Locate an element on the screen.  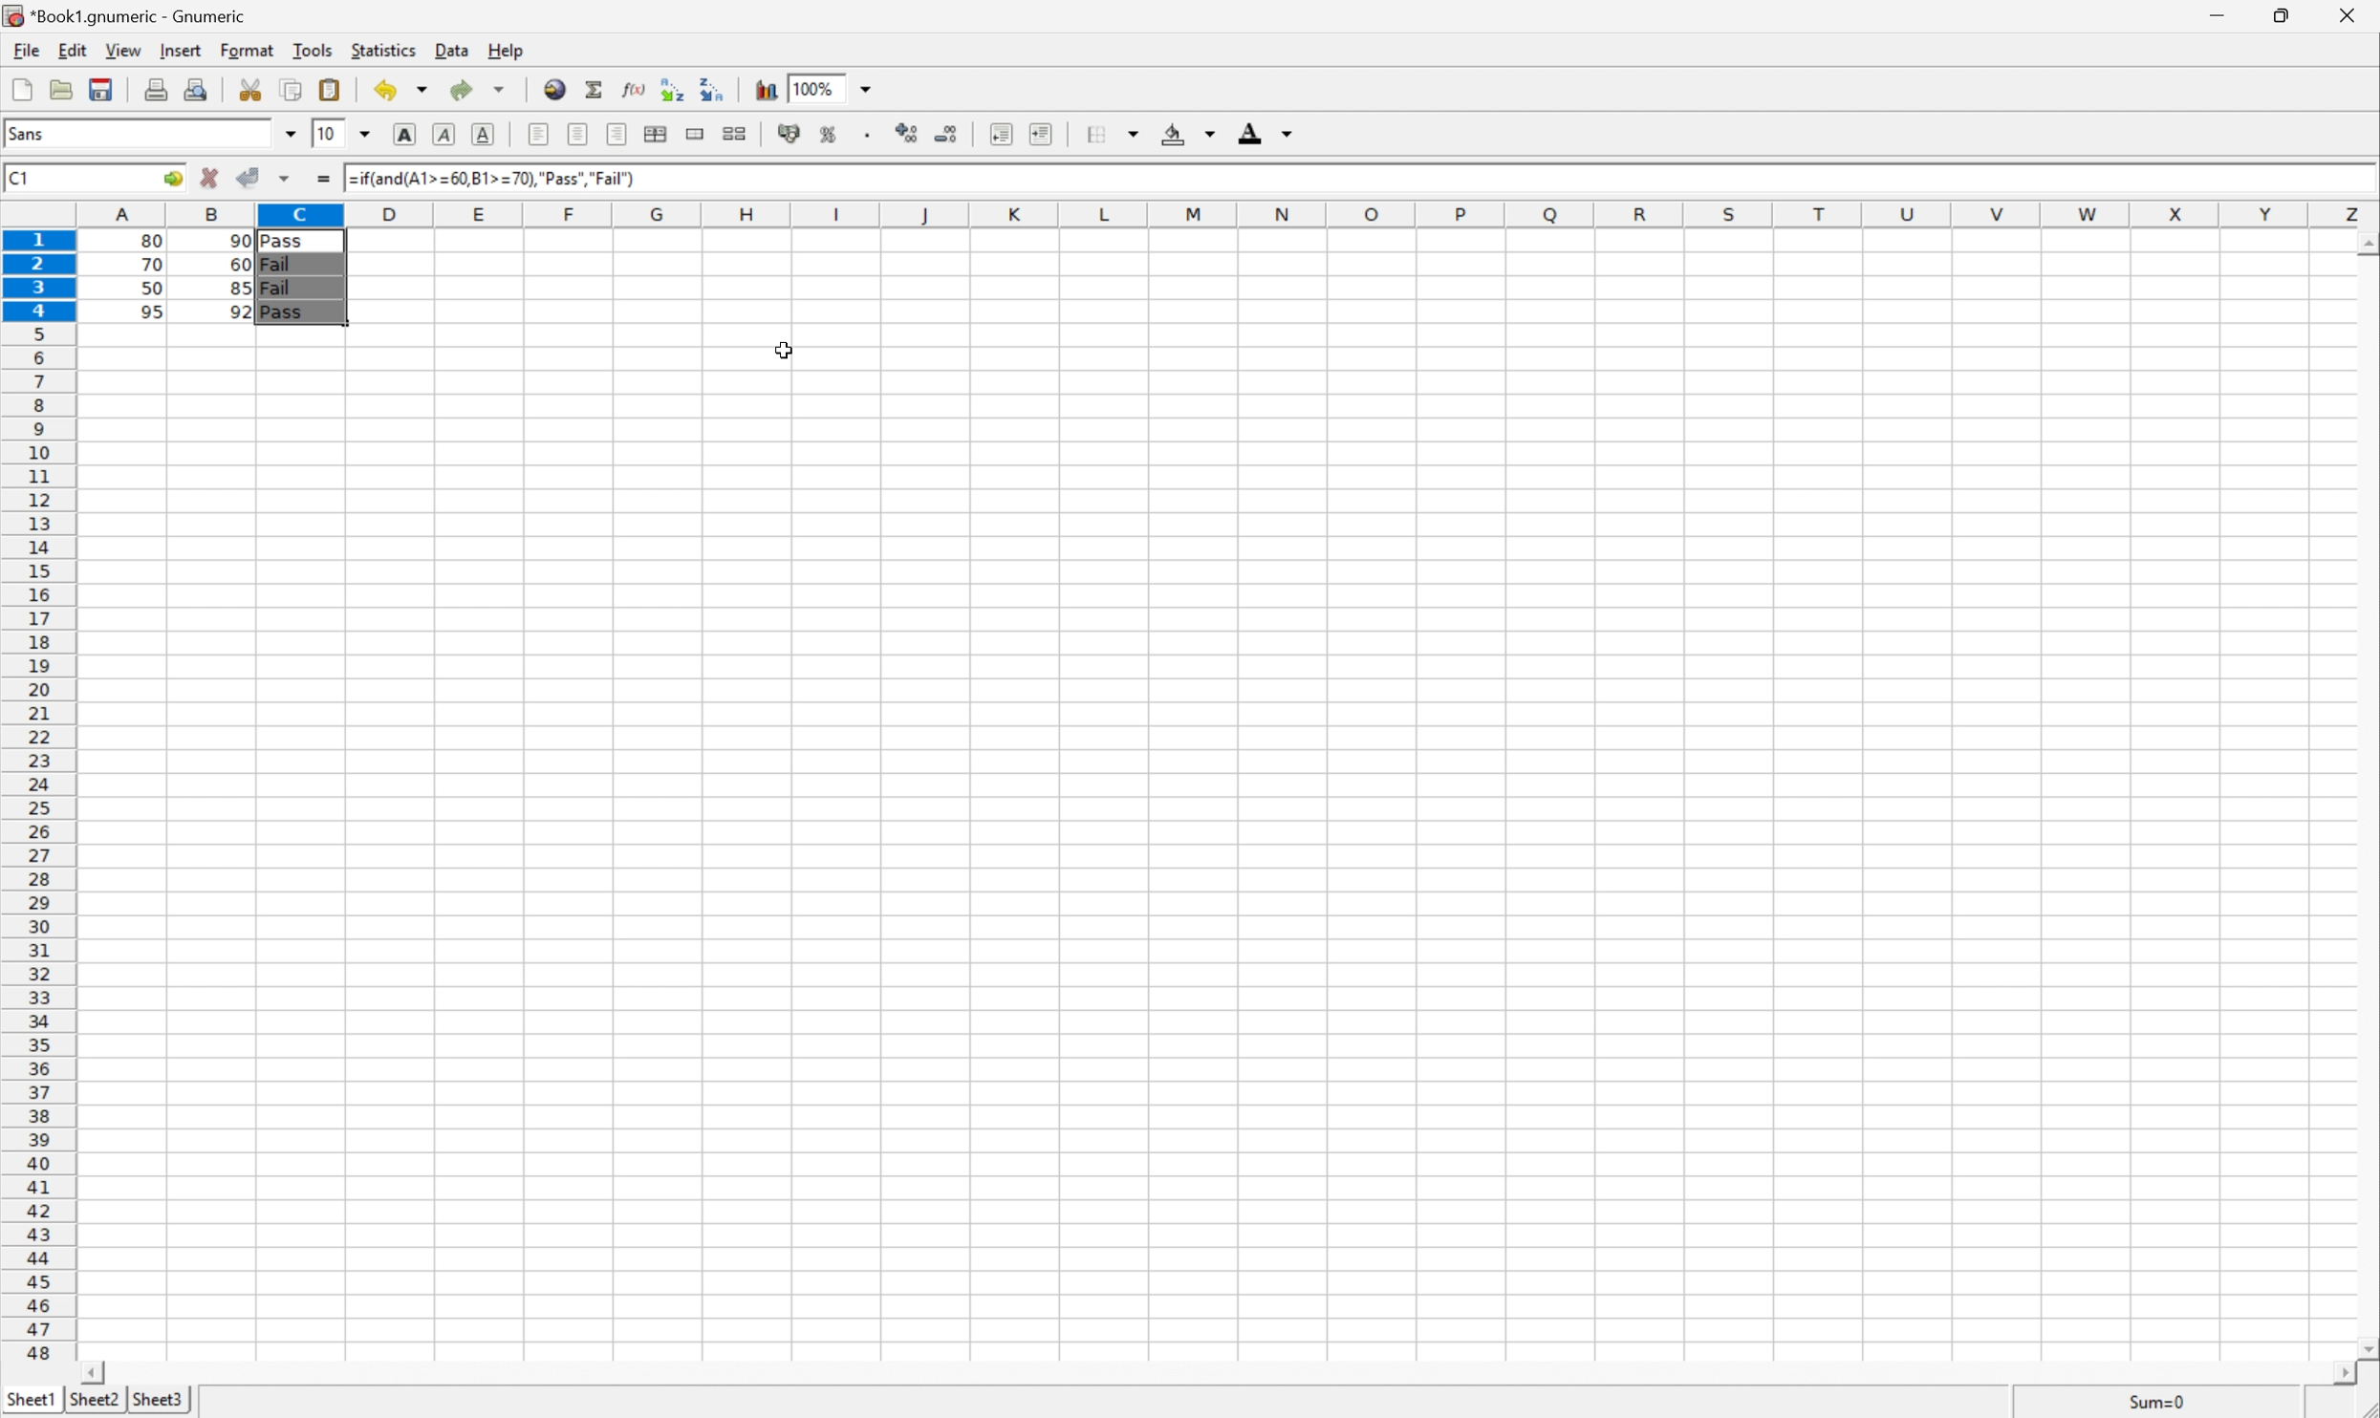
10 is located at coordinates (326, 134).